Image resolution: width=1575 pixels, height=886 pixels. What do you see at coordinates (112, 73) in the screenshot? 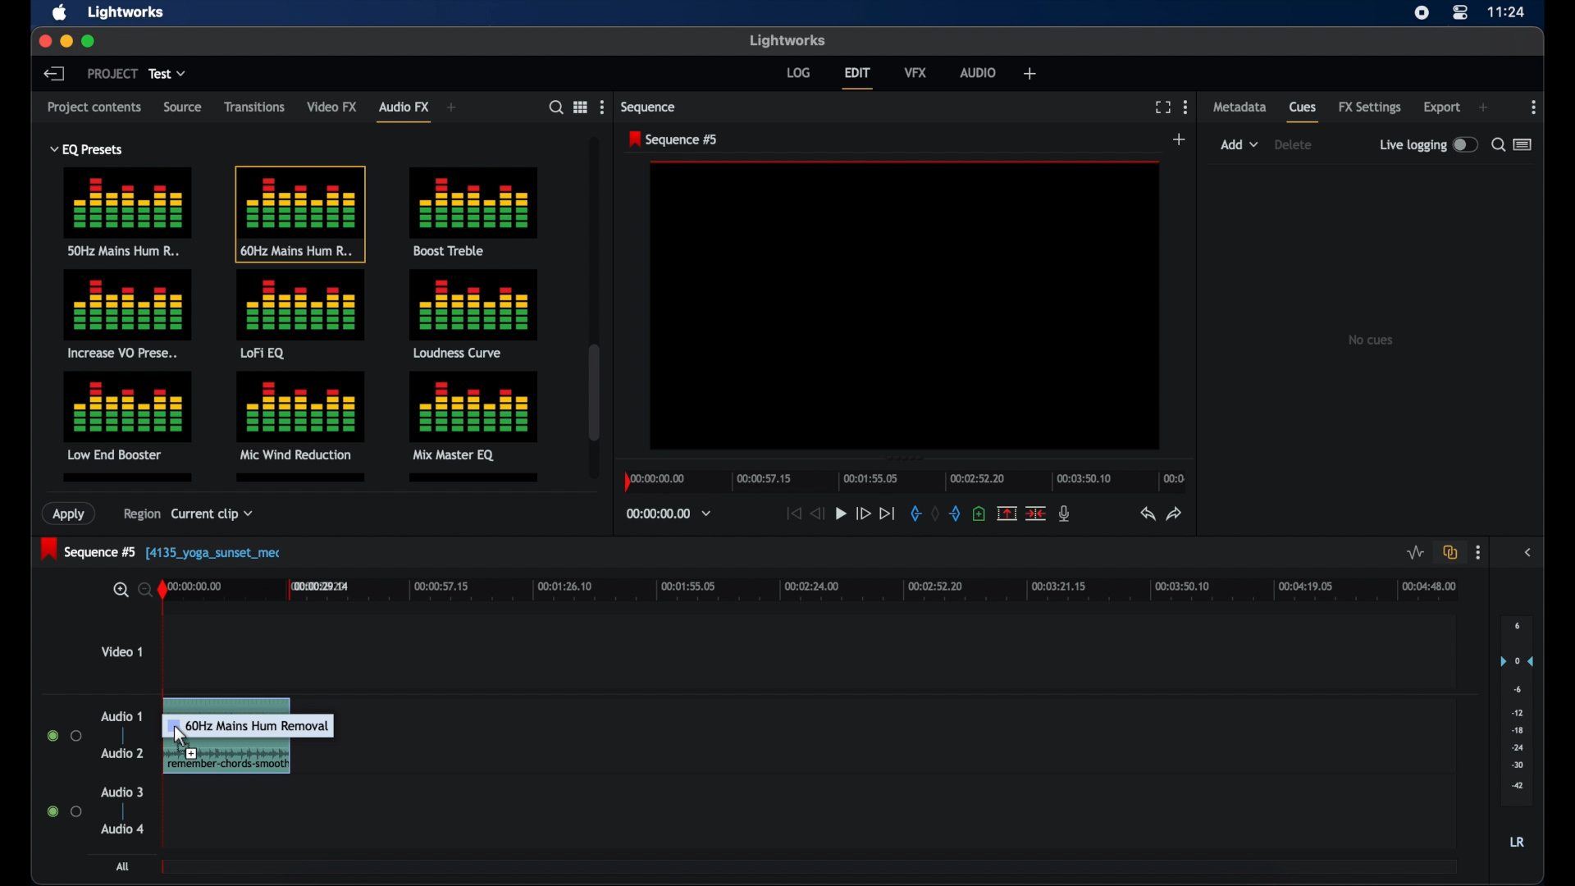
I see `project` at bounding box center [112, 73].